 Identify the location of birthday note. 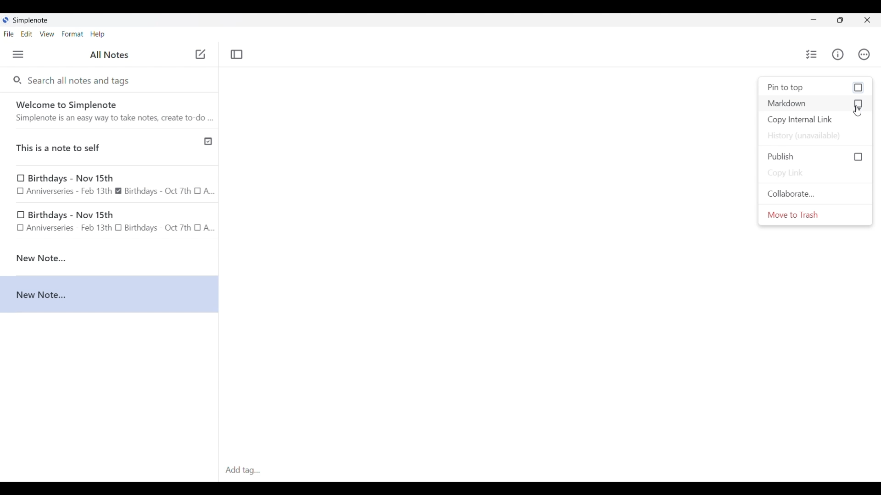
(110, 223).